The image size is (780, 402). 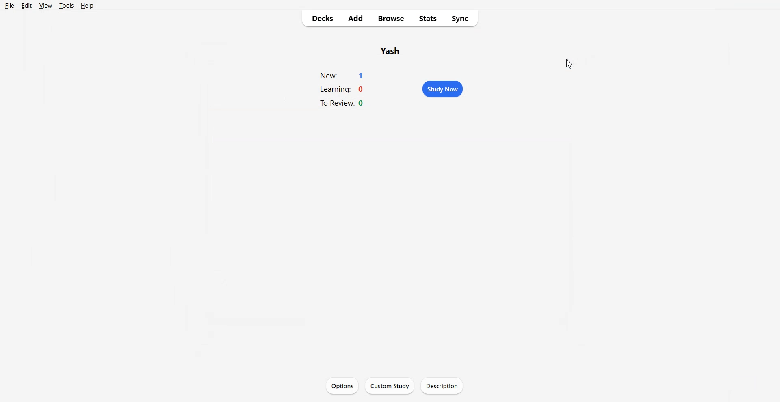 What do you see at coordinates (342, 385) in the screenshot?
I see `Options` at bounding box center [342, 385].